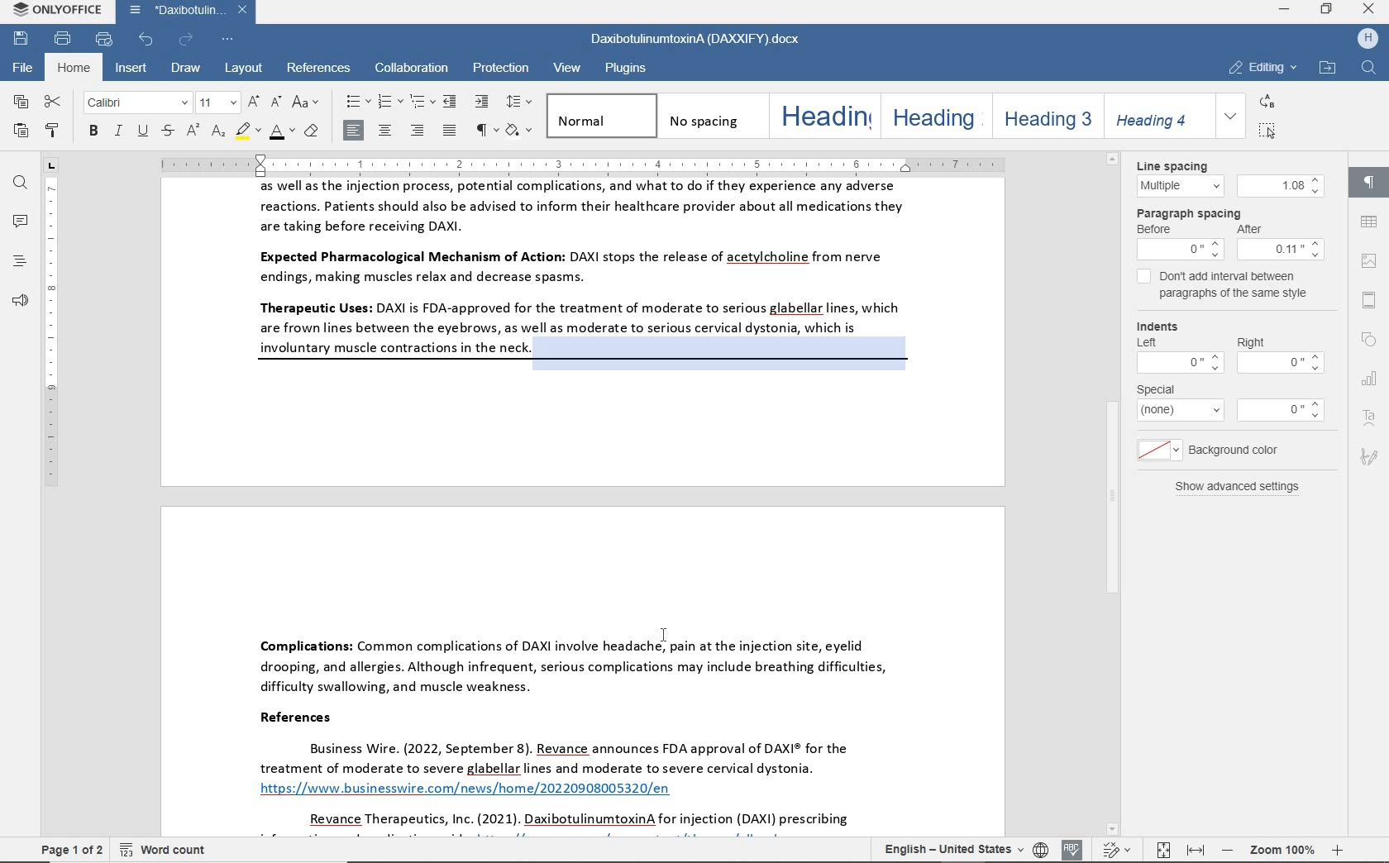 The height and width of the screenshot is (863, 1389). Describe the element at coordinates (1226, 177) in the screenshot. I see `line spacing` at that location.